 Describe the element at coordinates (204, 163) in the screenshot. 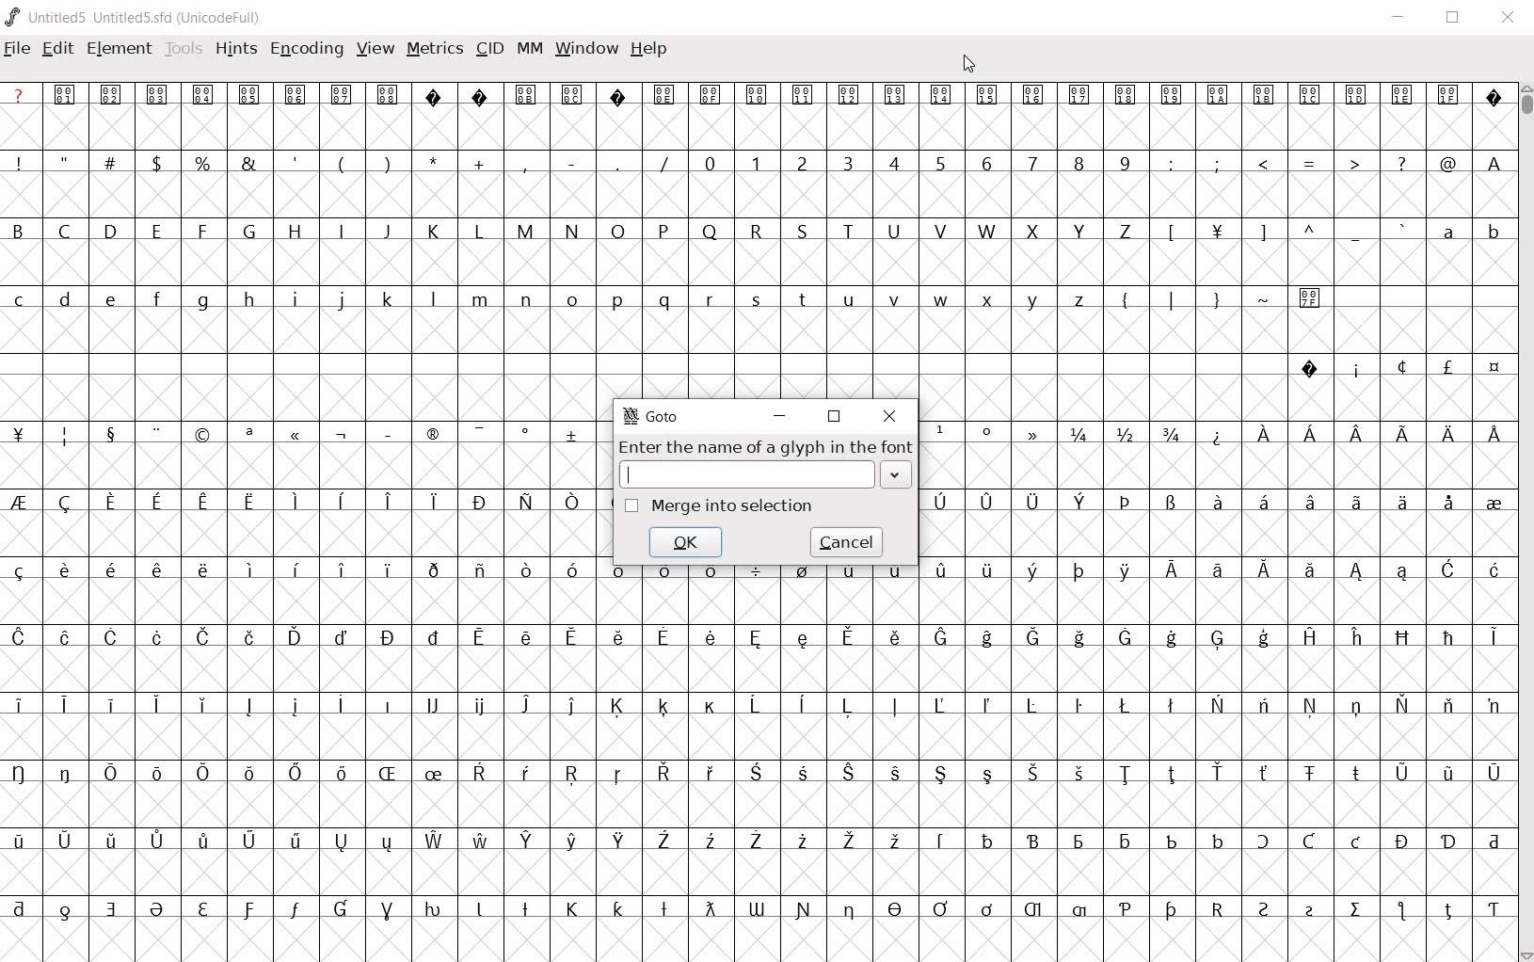

I see `%` at that location.